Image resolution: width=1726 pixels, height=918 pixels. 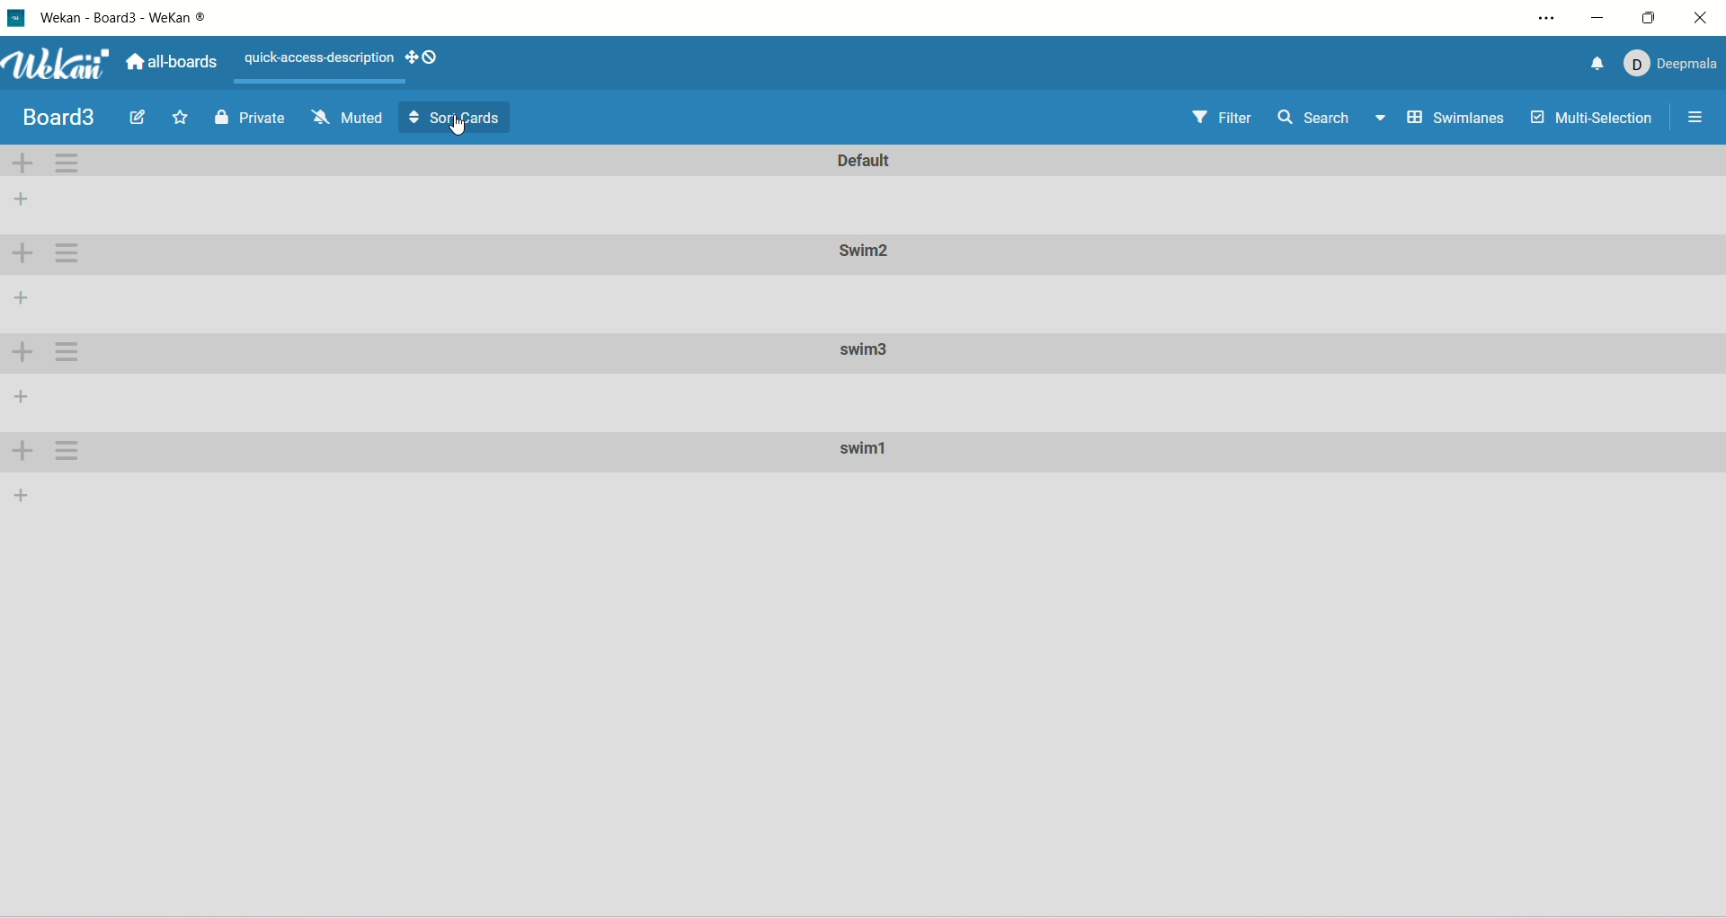 I want to click on filter, so click(x=1223, y=120).